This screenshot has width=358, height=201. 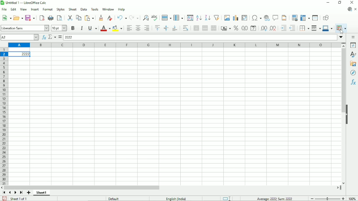 What do you see at coordinates (10, 193) in the screenshot?
I see `Scroll to previous sheet` at bounding box center [10, 193].